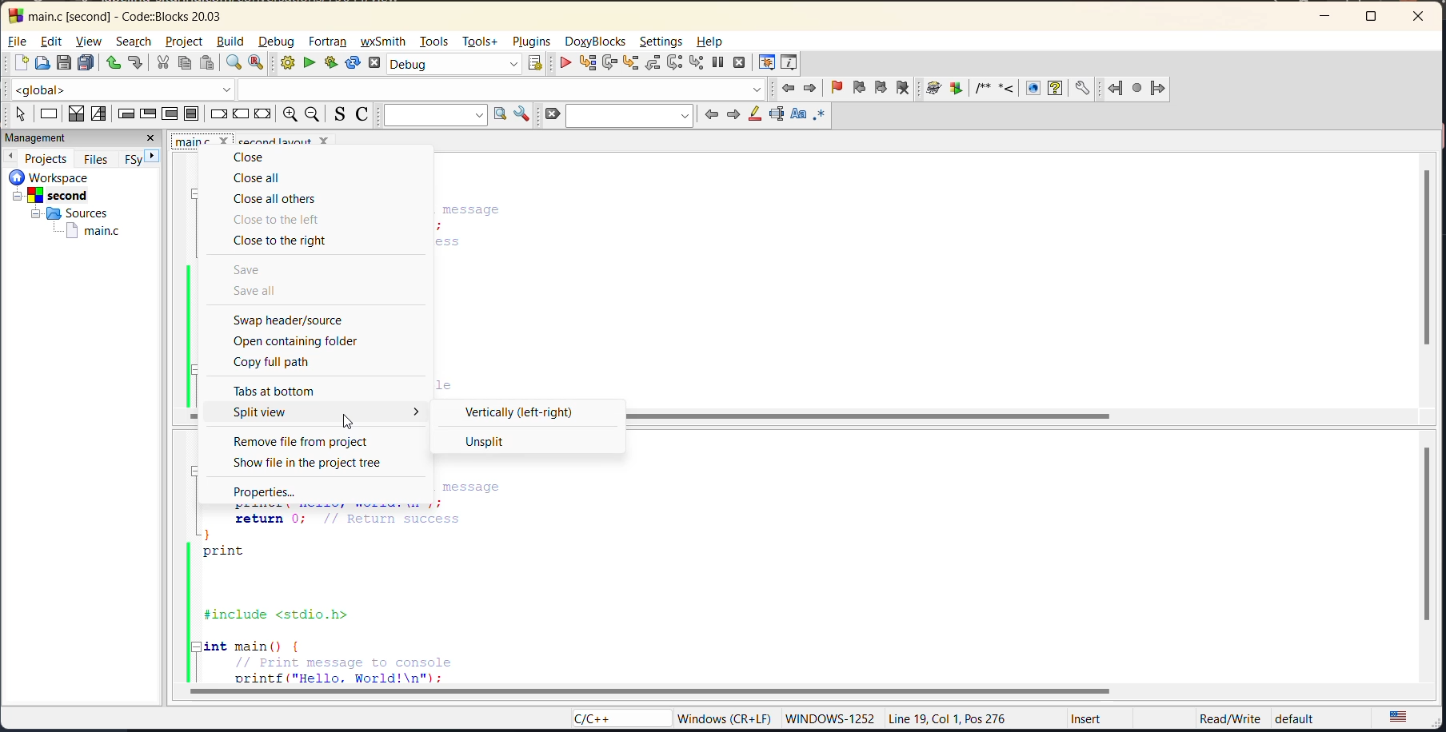 This screenshot has width=1446, height=732. Describe the element at coordinates (1376, 18) in the screenshot. I see `maximize` at that location.